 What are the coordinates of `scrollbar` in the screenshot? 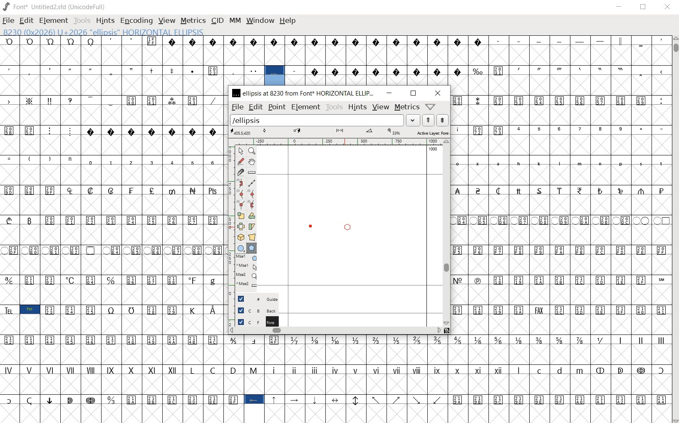 It's located at (446, 233).